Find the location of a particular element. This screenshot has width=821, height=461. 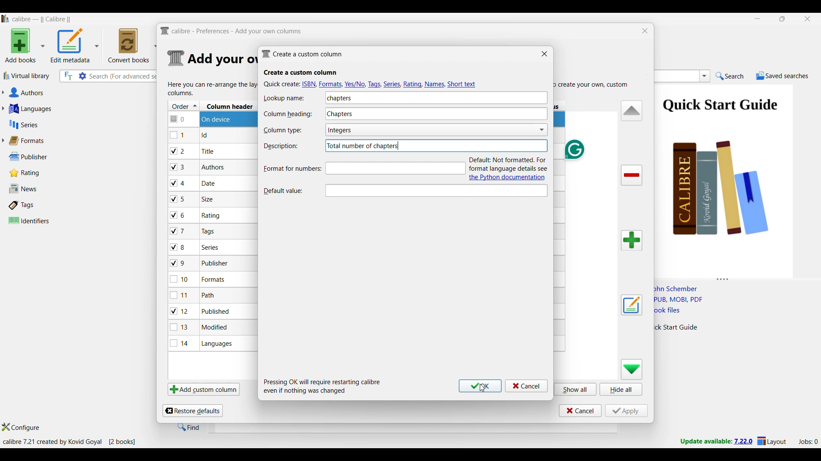

checkbox - 8 is located at coordinates (178, 246).